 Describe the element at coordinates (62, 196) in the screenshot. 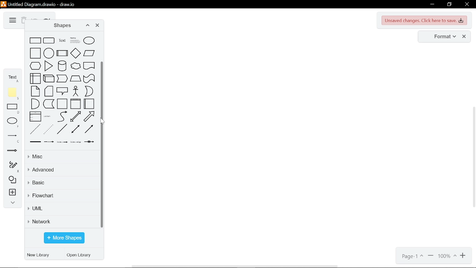

I see `flowchart` at that location.